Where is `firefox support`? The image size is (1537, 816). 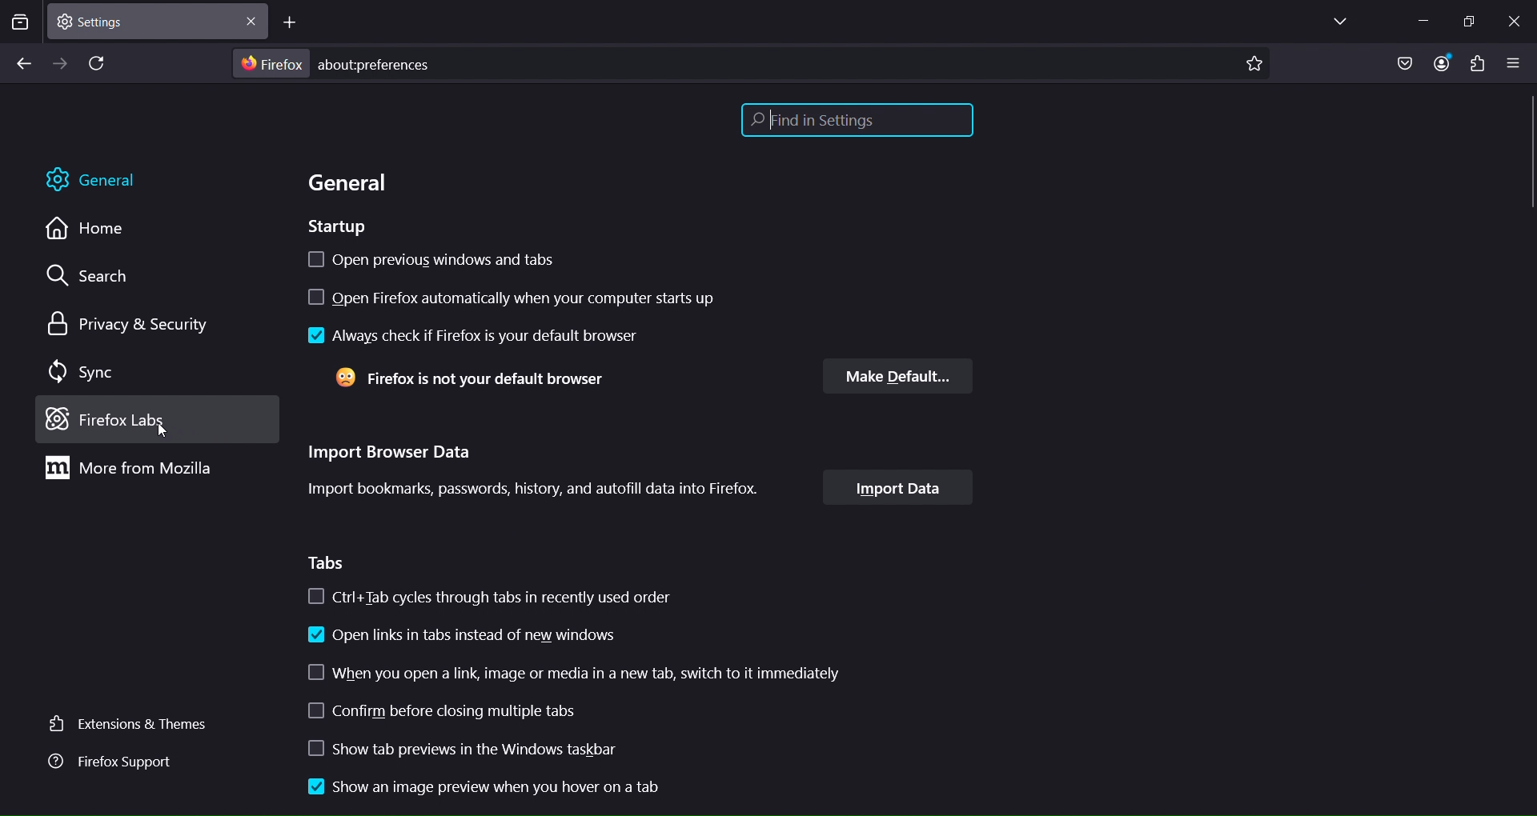 firefox support is located at coordinates (108, 764).